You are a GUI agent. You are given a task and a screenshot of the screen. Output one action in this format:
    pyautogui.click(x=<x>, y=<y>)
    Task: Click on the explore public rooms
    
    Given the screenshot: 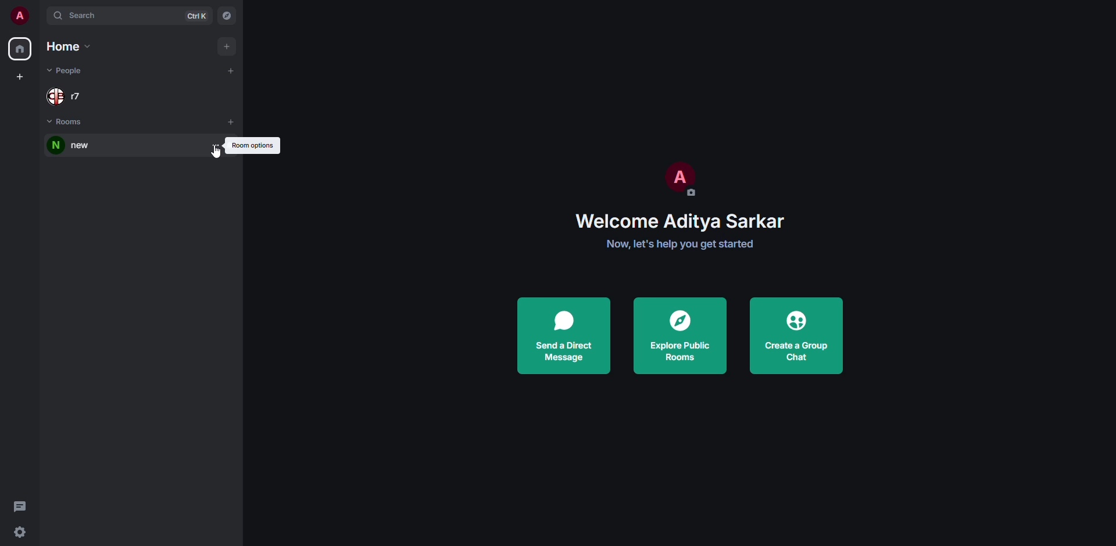 What is the action you would take?
    pyautogui.click(x=678, y=335)
    